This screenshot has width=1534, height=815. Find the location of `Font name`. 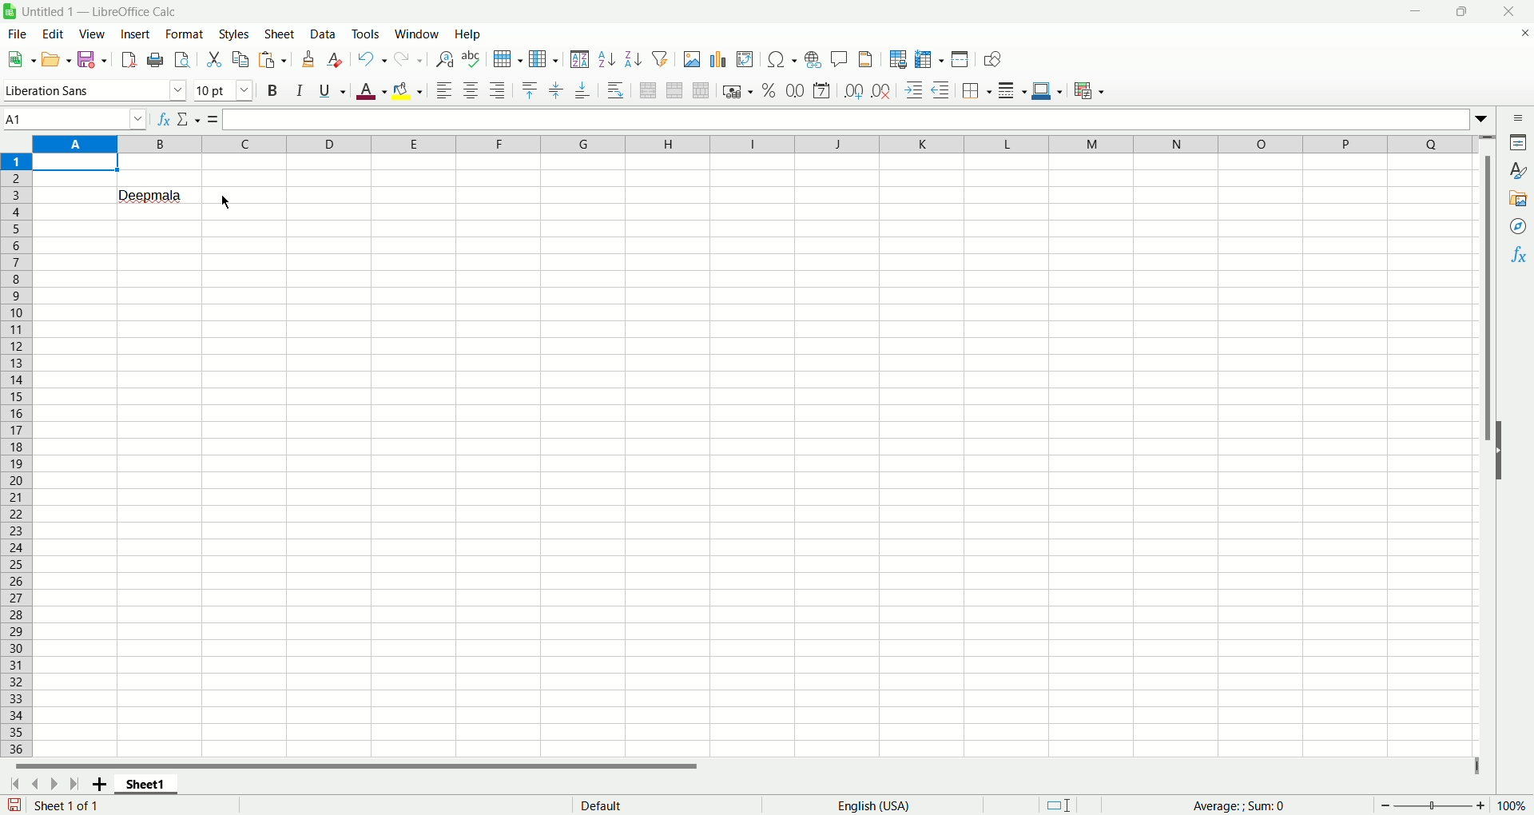

Font name is located at coordinates (97, 89).